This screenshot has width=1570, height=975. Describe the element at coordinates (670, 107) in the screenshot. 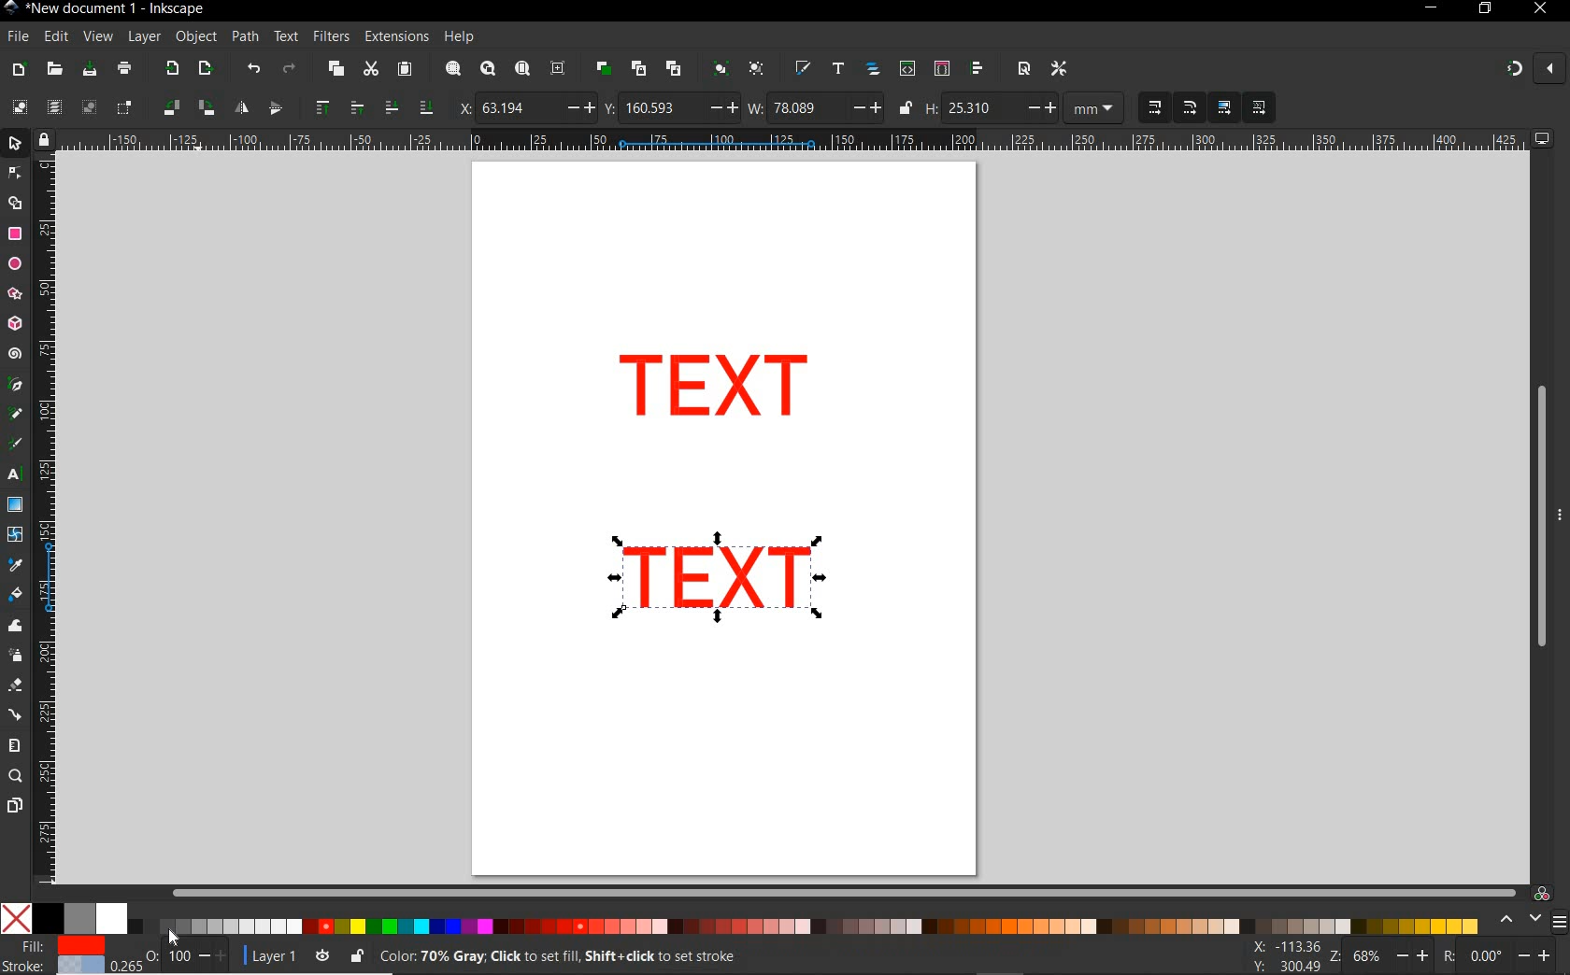

I see `vertical coordinate of selection` at that location.